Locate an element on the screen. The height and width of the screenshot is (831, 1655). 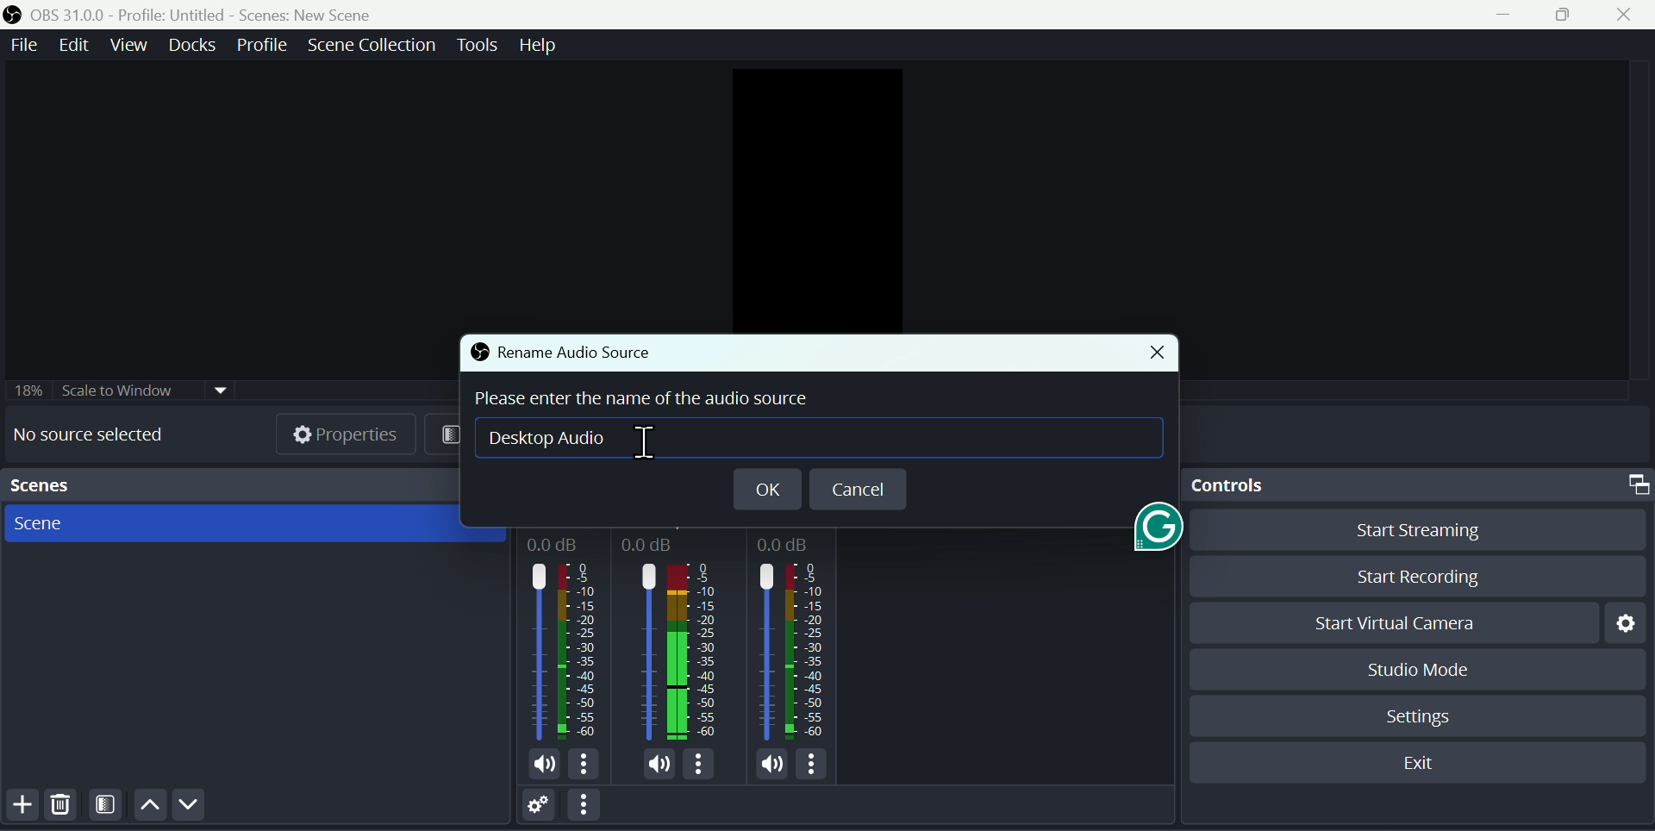
minimise is located at coordinates (1495, 18).